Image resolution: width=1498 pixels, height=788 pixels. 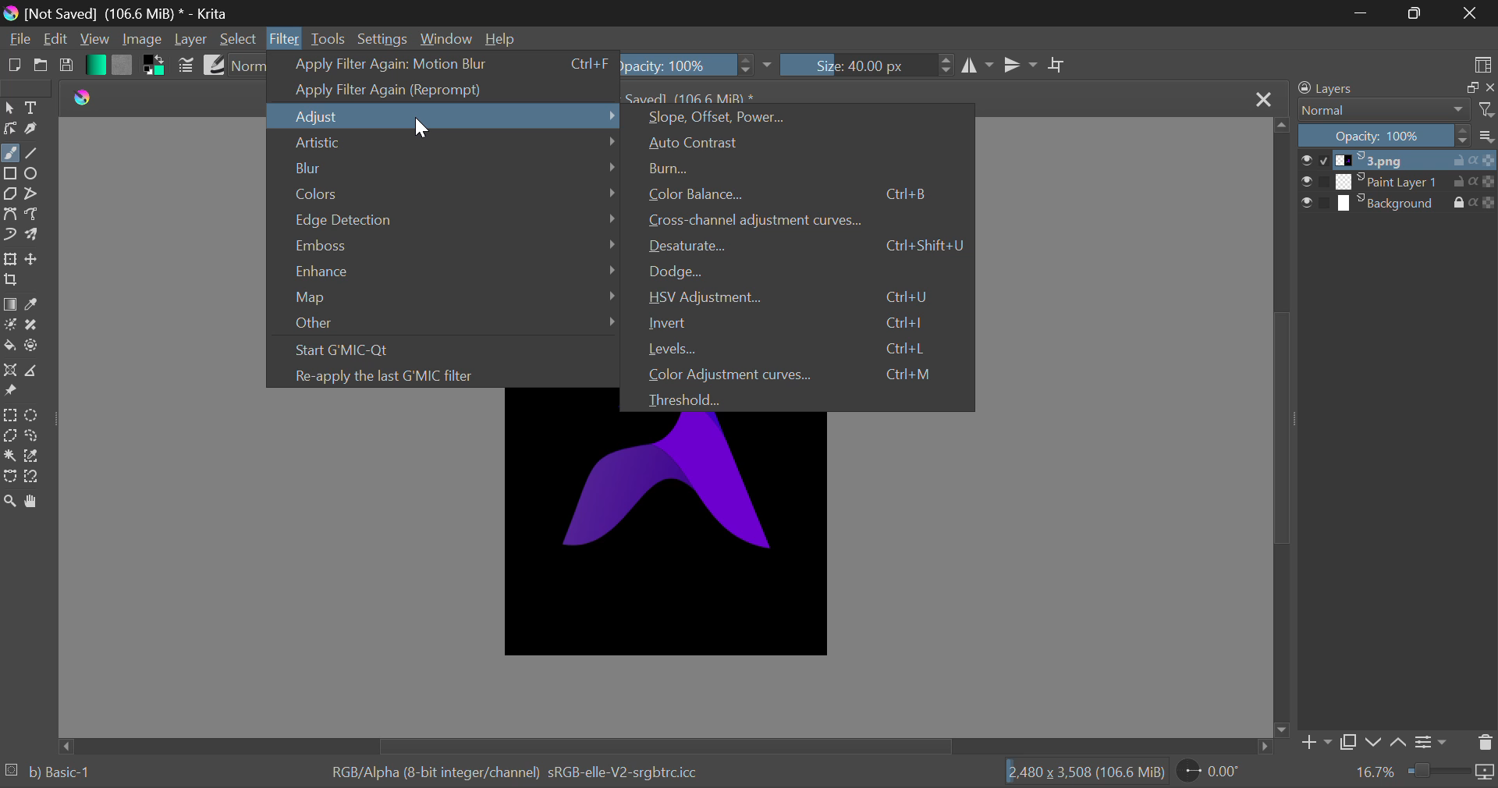 What do you see at coordinates (33, 107) in the screenshot?
I see `Text` at bounding box center [33, 107].